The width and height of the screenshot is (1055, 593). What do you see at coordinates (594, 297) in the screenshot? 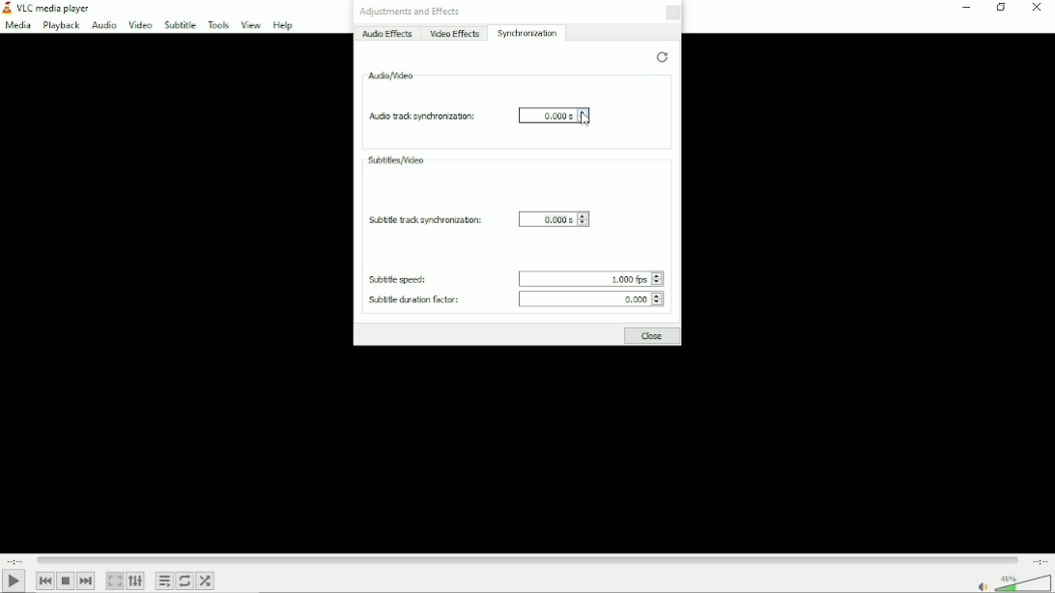
I see `0.000` at bounding box center [594, 297].